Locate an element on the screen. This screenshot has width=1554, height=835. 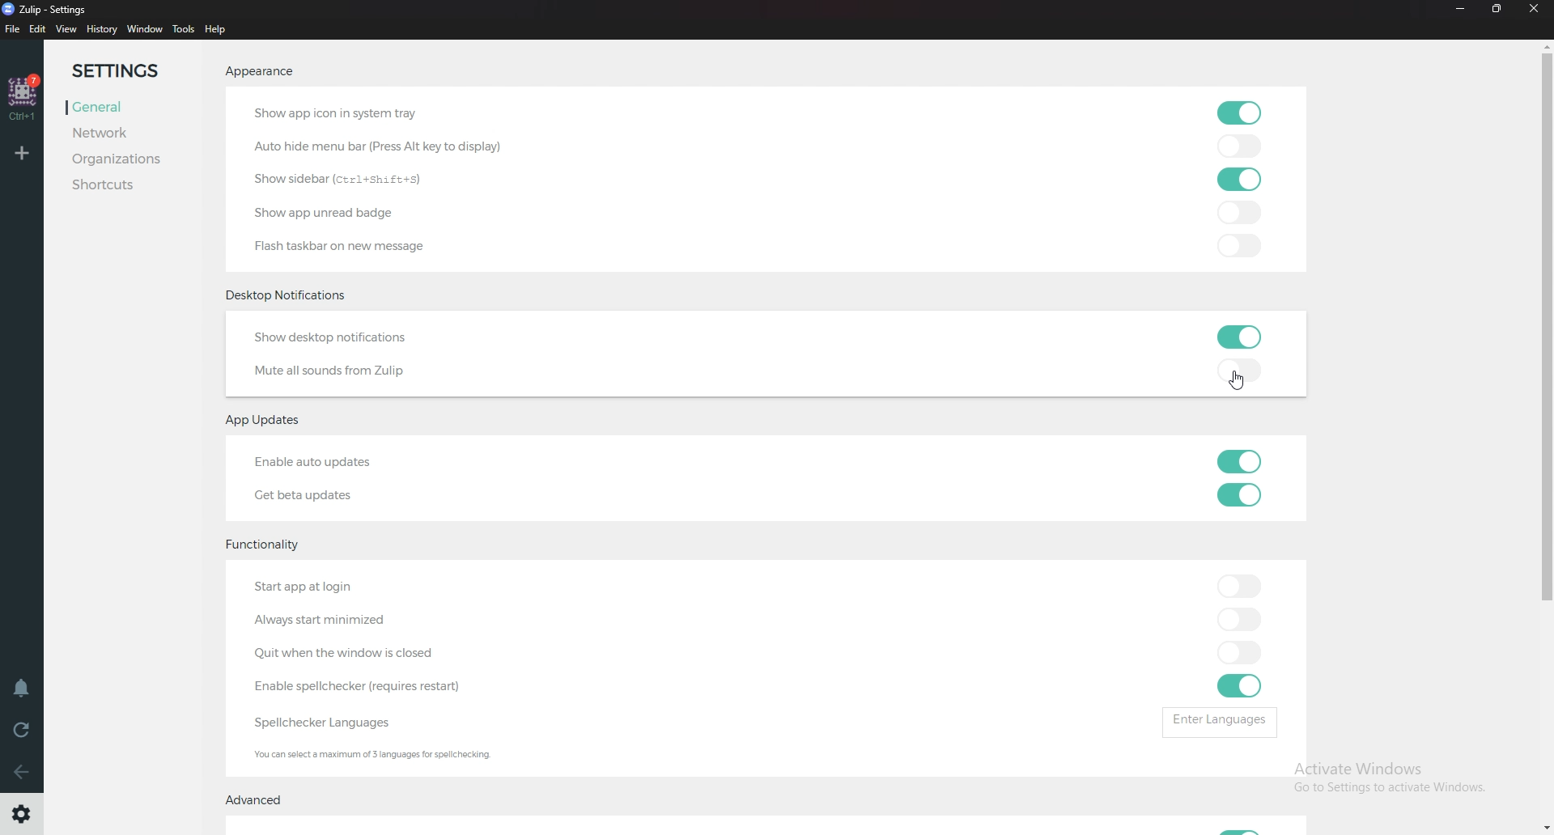
Show desktop notifications is located at coordinates (339, 337).